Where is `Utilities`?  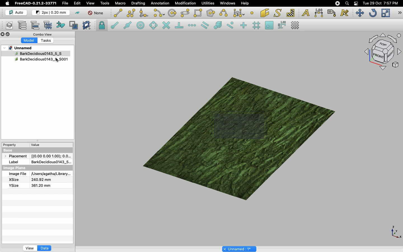
Utilities is located at coordinates (208, 3).